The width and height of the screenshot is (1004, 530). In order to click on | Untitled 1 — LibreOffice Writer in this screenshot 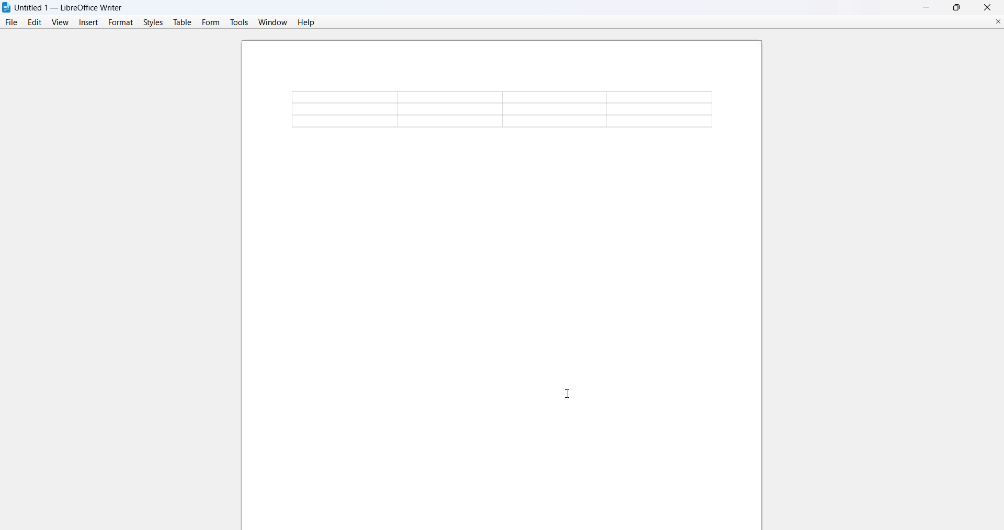, I will do `click(70, 7)`.